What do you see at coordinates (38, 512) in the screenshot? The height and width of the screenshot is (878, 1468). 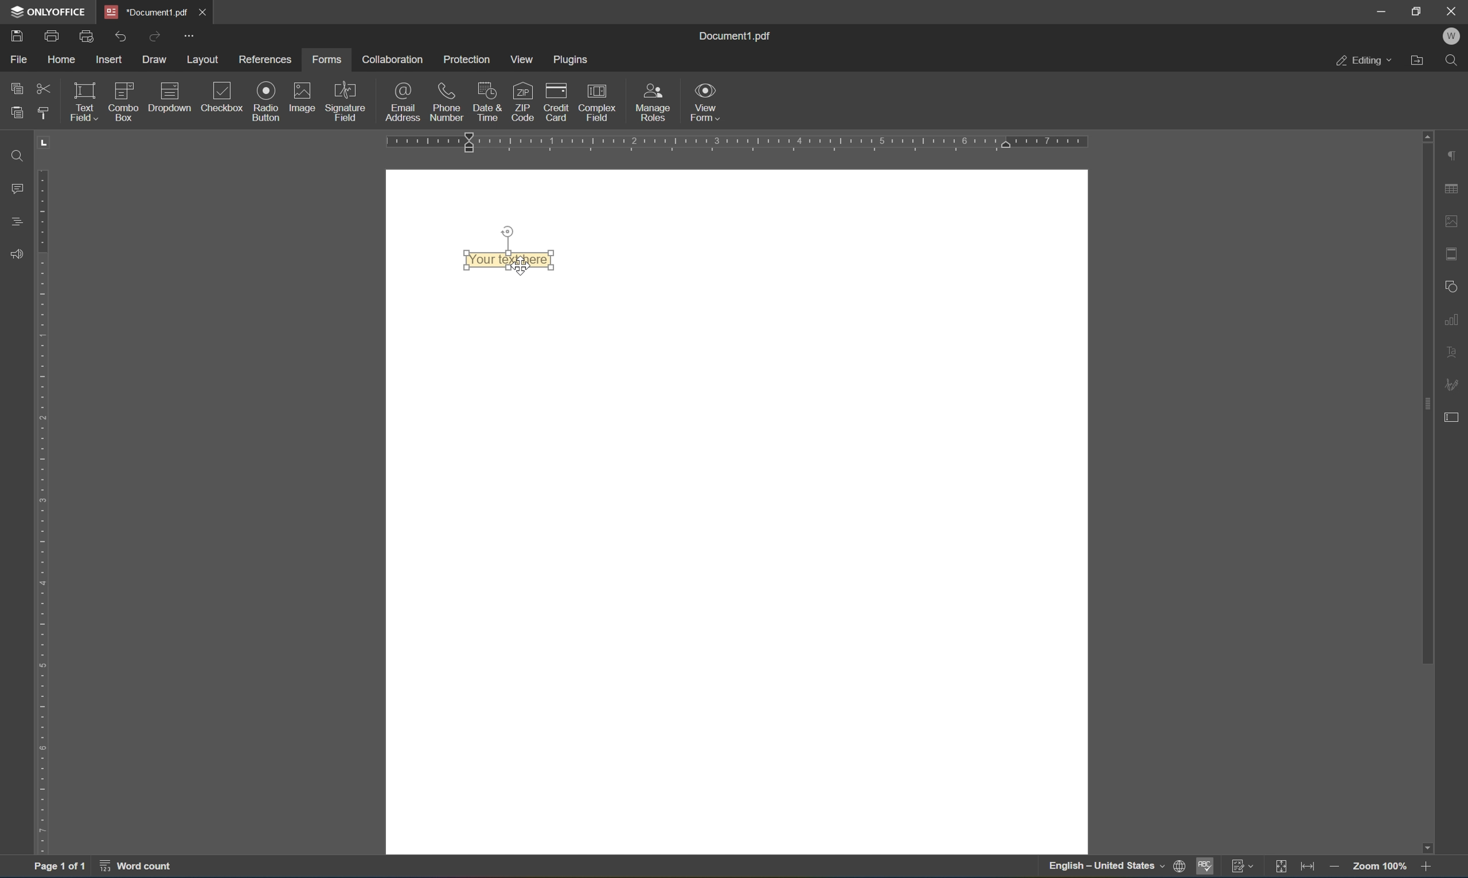 I see `ruler` at bounding box center [38, 512].